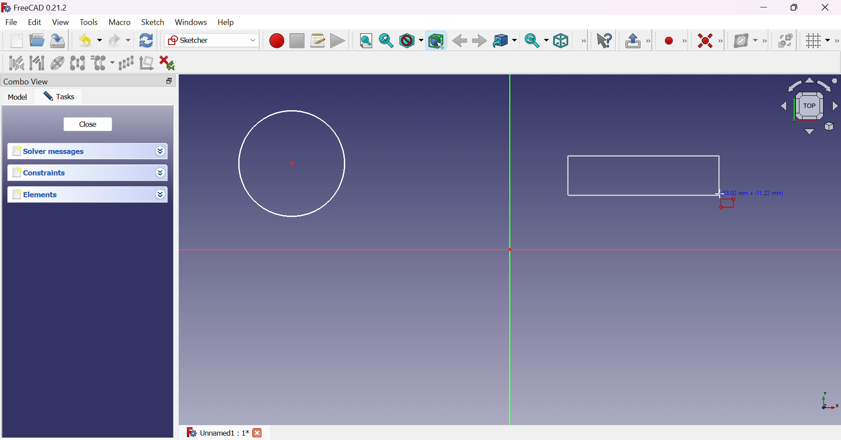 The width and height of the screenshot is (841, 440). I want to click on Macro recording..., so click(276, 39).